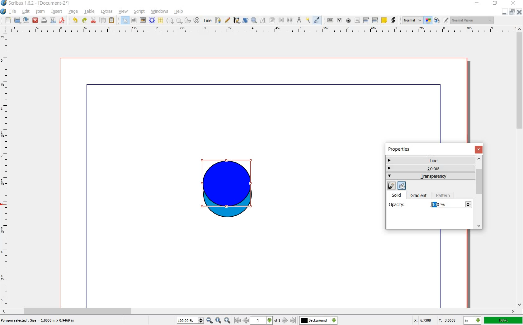  I want to click on spiral, so click(196, 21).